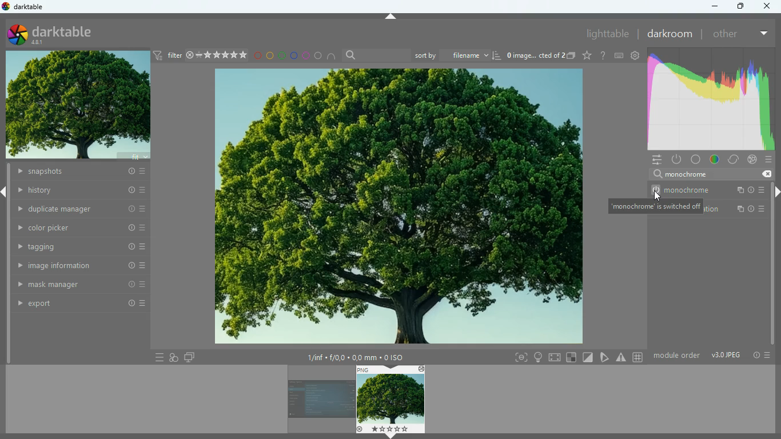 This screenshot has width=781, height=439. I want to click on image information, so click(82, 266).